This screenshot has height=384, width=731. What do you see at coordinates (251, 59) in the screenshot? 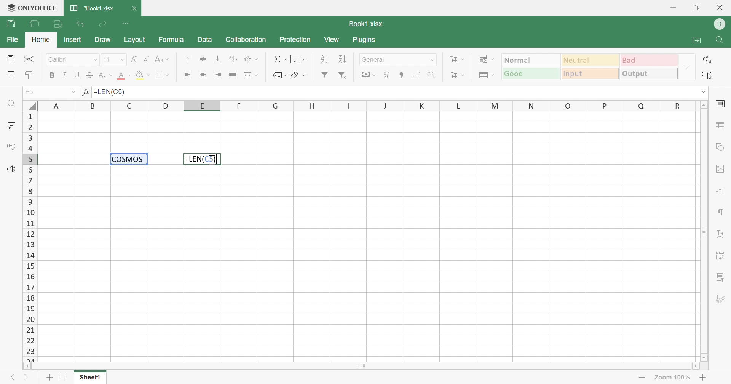
I see `Orientation` at bounding box center [251, 59].